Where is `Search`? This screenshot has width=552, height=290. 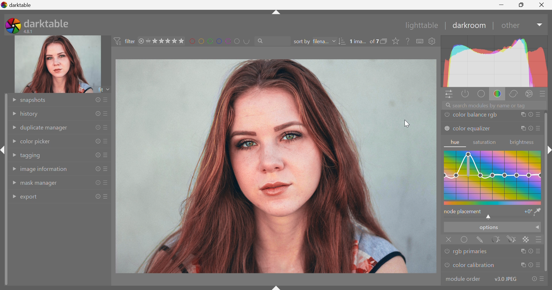 Search is located at coordinates (263, 41).